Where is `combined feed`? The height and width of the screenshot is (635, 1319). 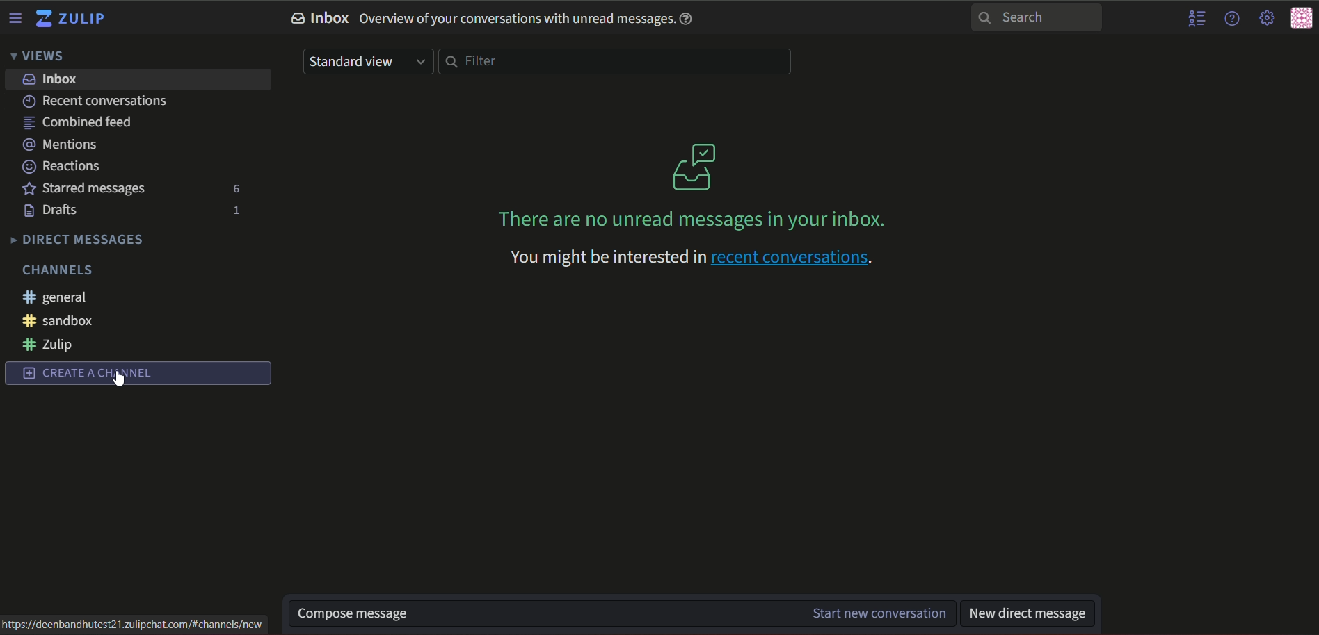 combined feed is located at coordinates (77, 124).